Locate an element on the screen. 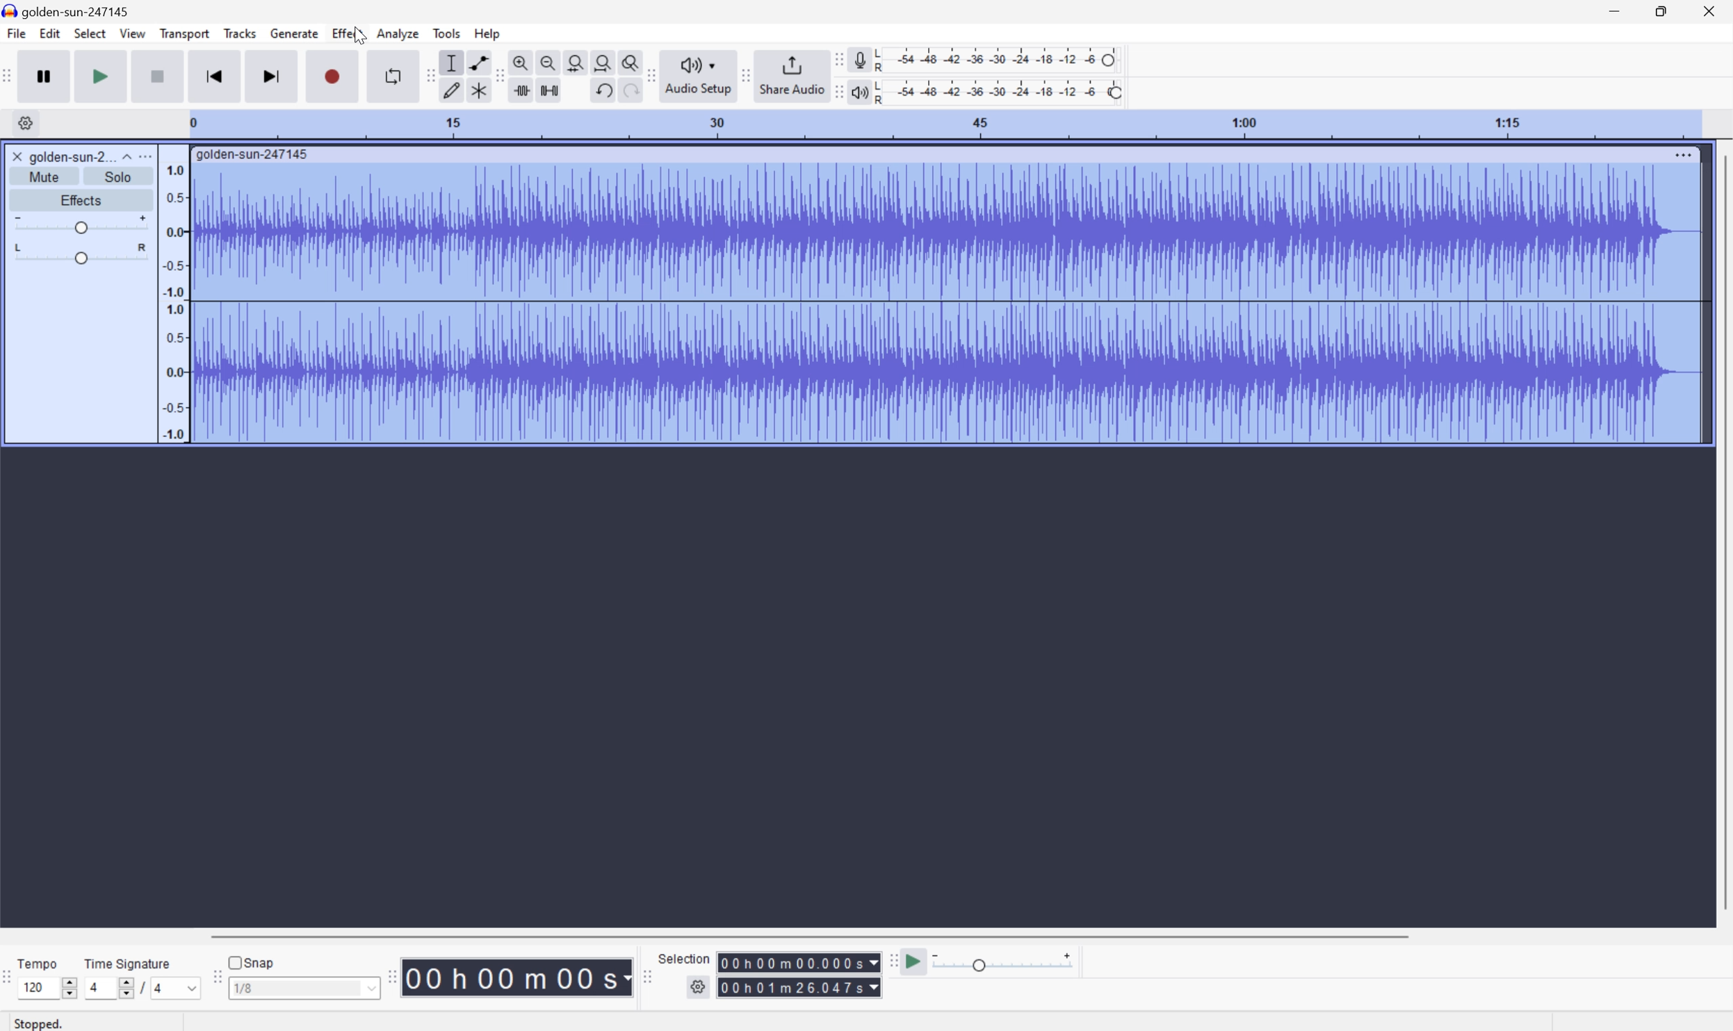  Zoom toggle is located at coordinates (625, 60).